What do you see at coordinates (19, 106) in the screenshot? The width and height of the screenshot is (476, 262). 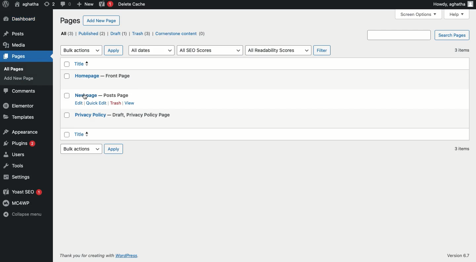 I see `Elementor` at bounding box center [19, 106].